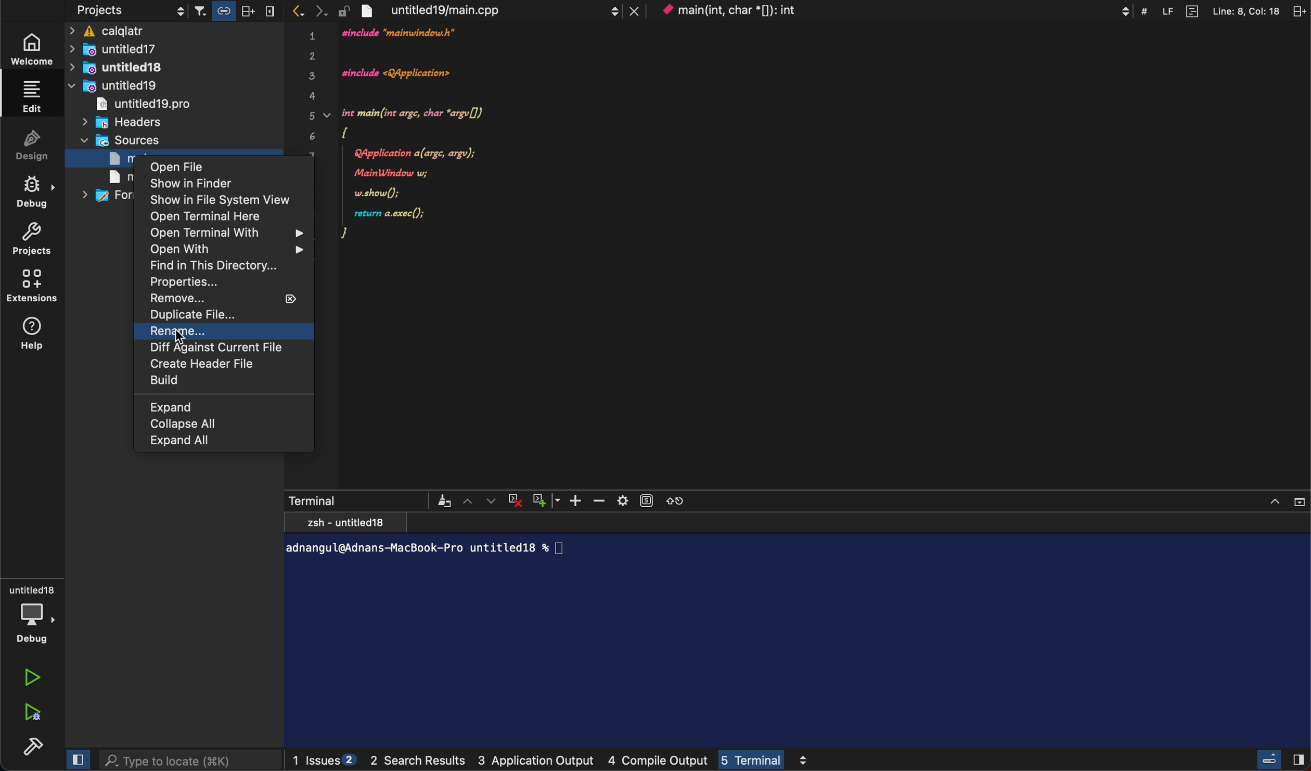 The image size is (1311, 771). Describe the element at coordinates (469, 500) in the screenshot. I see `Up` at that location.